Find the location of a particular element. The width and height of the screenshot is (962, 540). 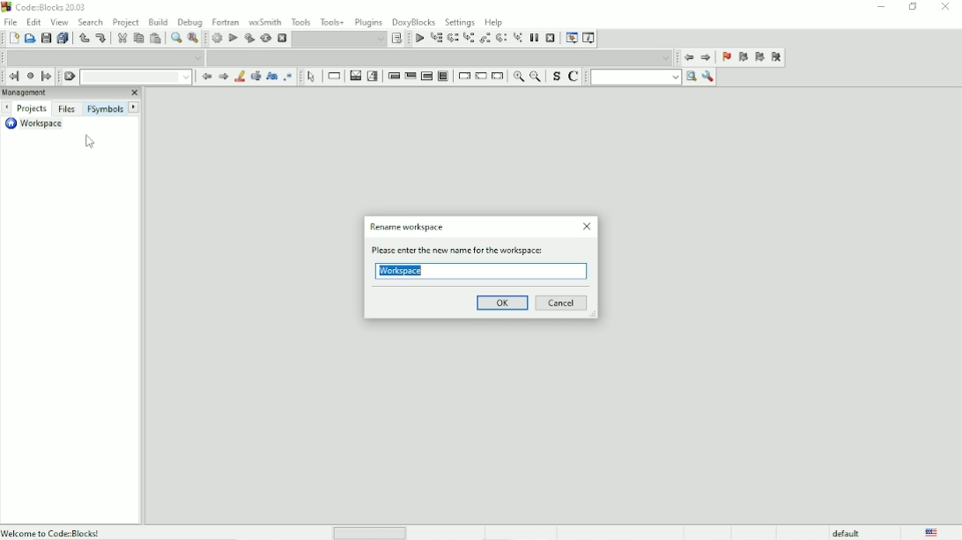

Plugins is located at coordinates (369, 21).